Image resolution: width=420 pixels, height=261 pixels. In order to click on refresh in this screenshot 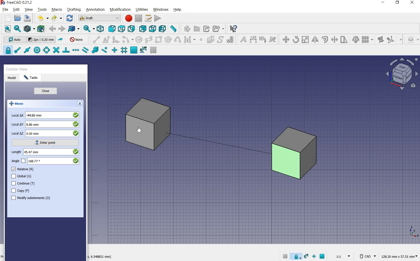, I will do `click(70, 18)`.